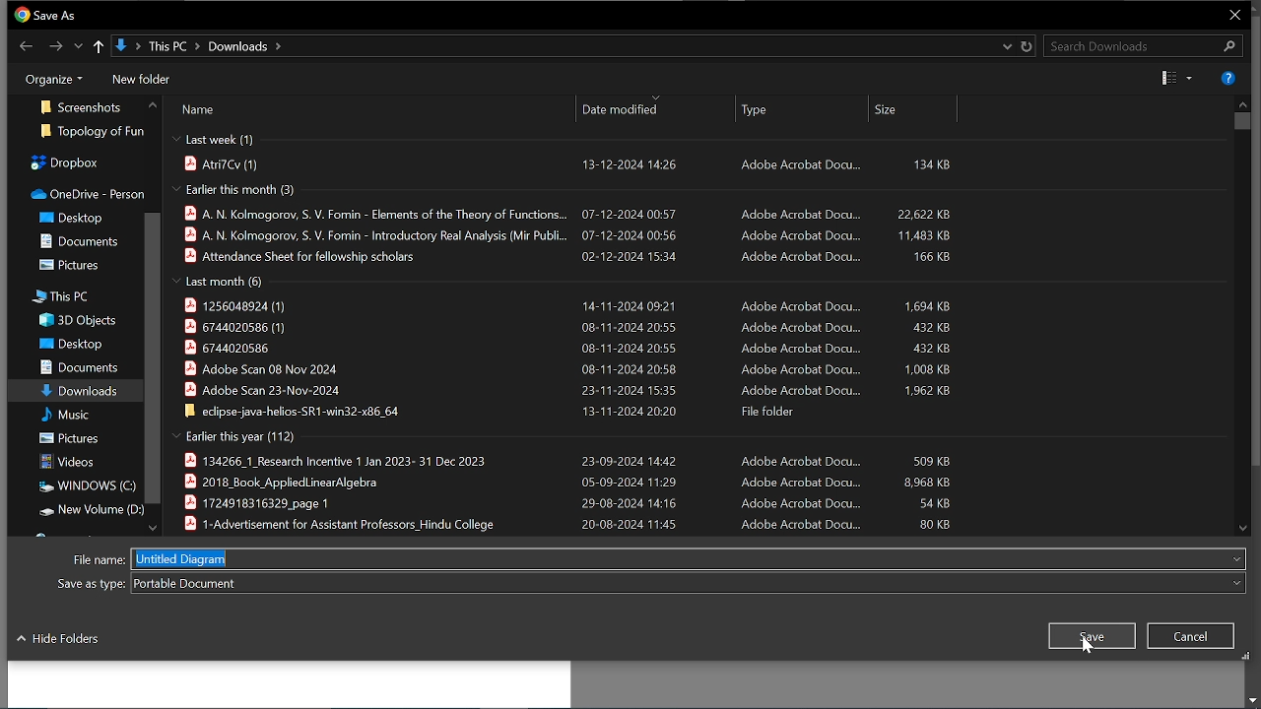  Describe the element at coordinates (236, 435) in the screenshot. I see `Earlier this year (112)` at that location.